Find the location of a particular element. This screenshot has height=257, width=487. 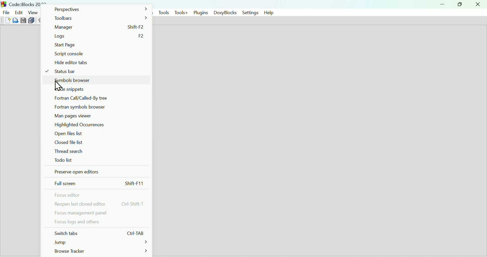

DoxyBlocks is located at coordinates (224, 12).